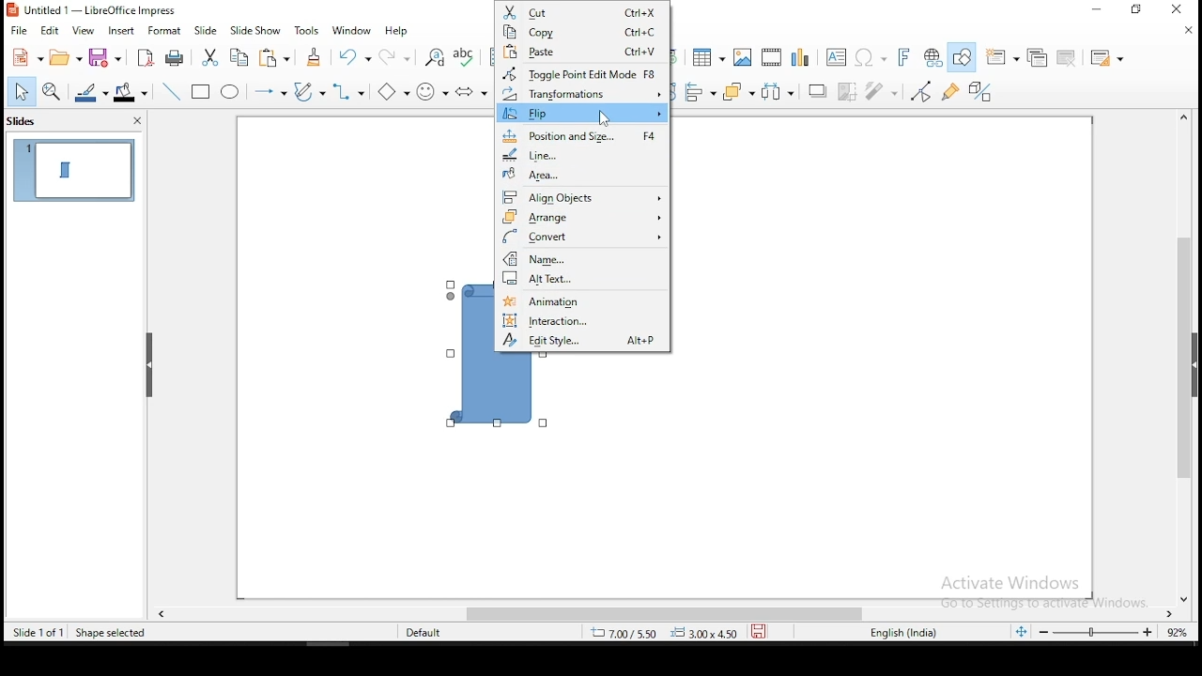 The image size is (1202, 676). Describe the element at coordinates (424, 634) in the screenshot. I see `default` at that location.